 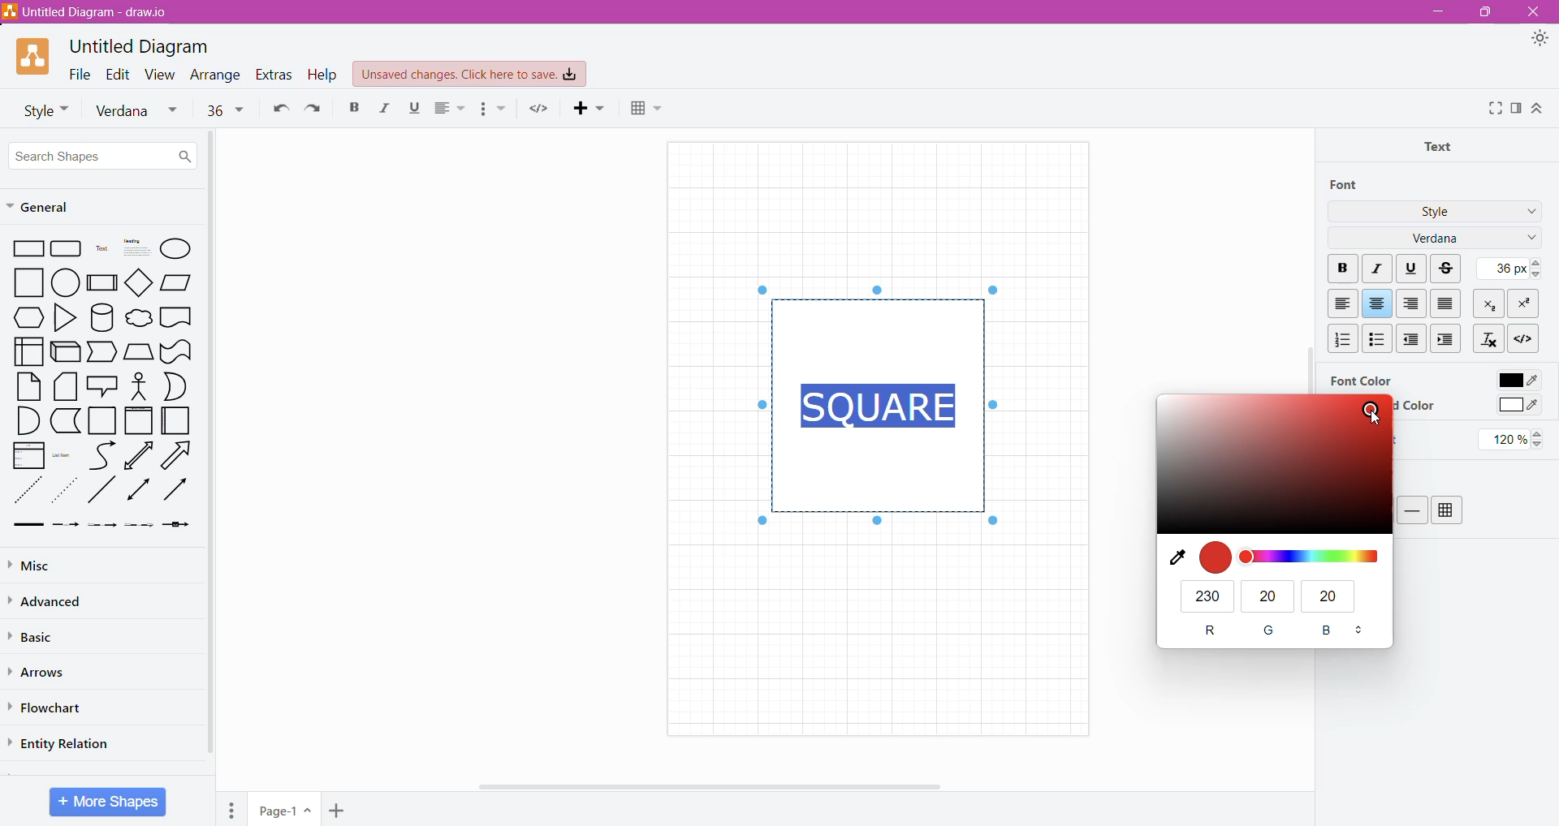 What do you see at coordinates (717, 786) in the screenshot?
I see `Horizontal Scroll Bar` at bounding box center [717, 786].